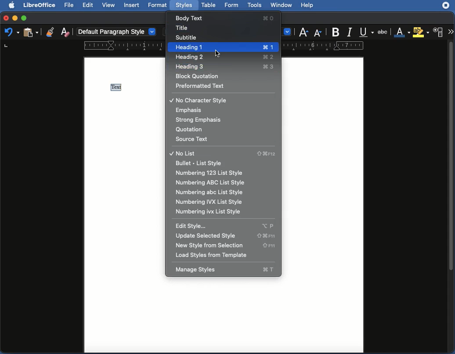 The image size is (455, 354). I want to click on Bullet life style, so click(200, 163).